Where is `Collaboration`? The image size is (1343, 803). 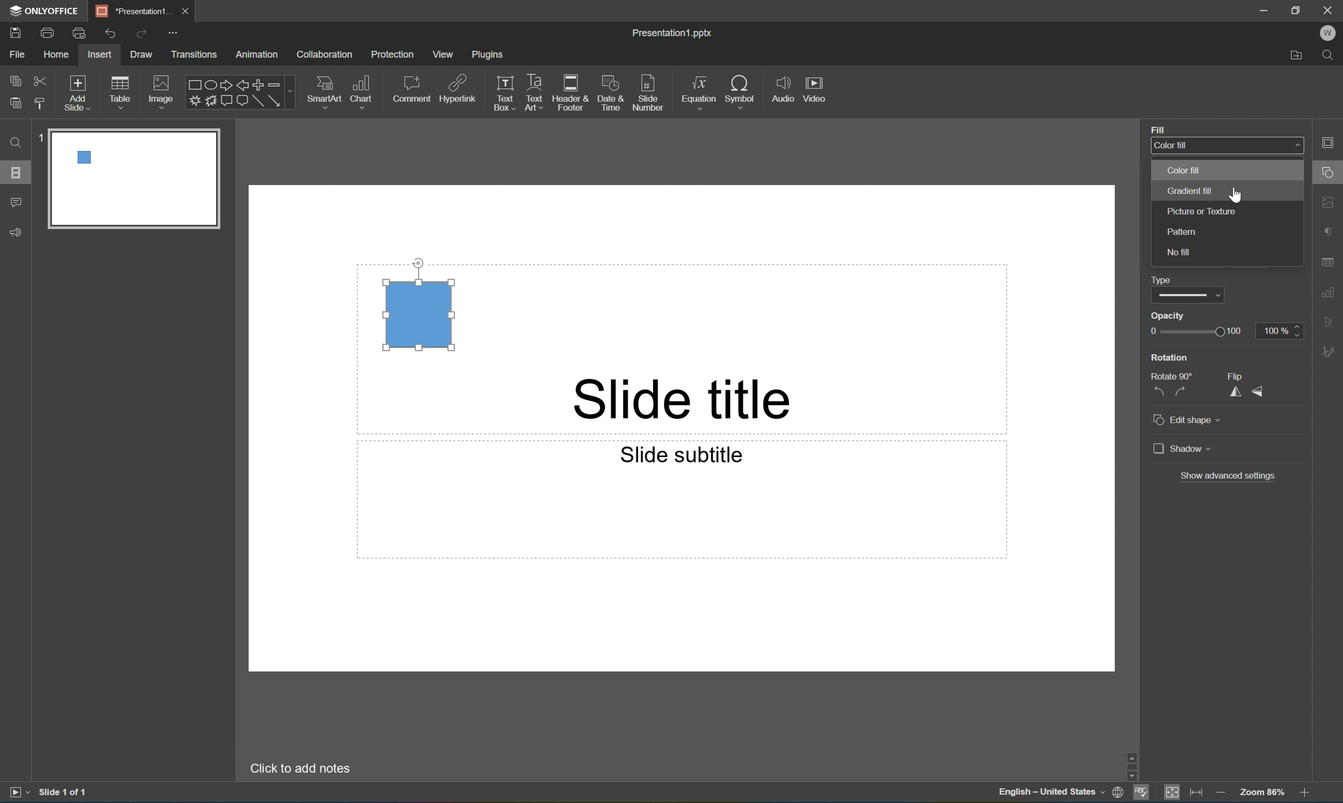 Collaboration is located at coordinates (327, 55).